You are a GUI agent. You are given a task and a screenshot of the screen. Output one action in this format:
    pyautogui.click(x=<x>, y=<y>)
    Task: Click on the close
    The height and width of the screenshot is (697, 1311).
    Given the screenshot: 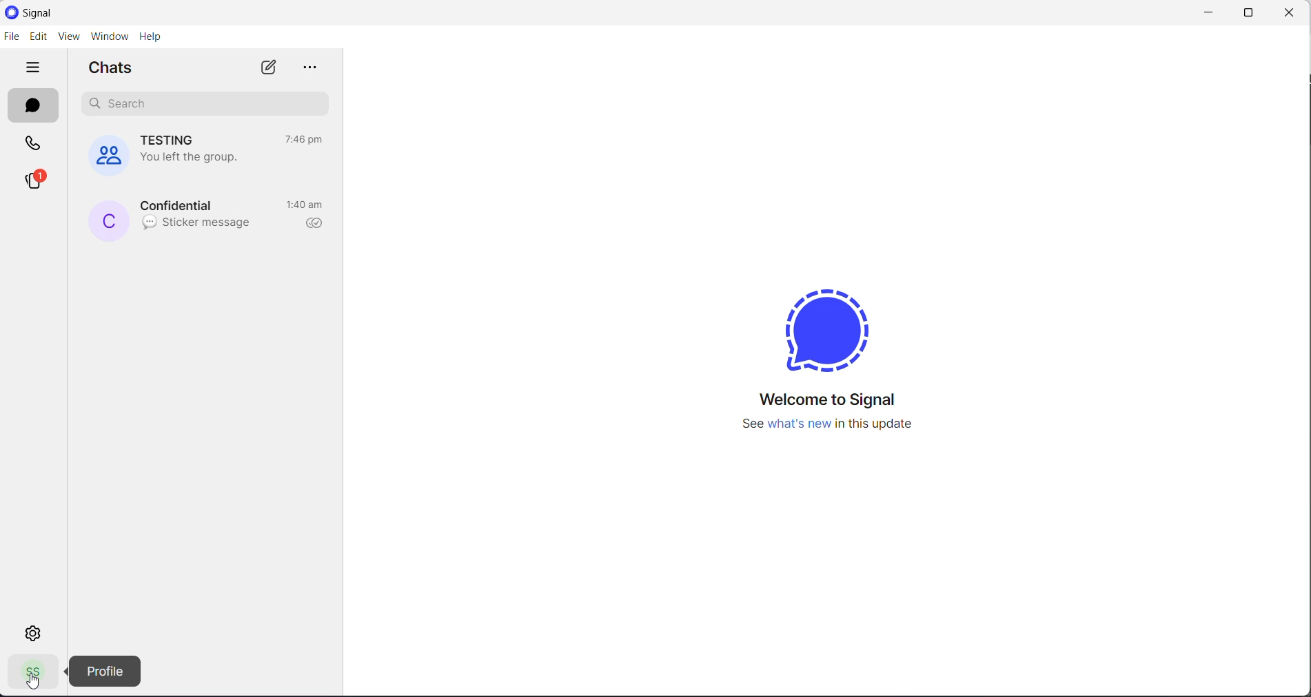 What is the action you would take?
    pyautogui.click(x=1291, y=14)
    